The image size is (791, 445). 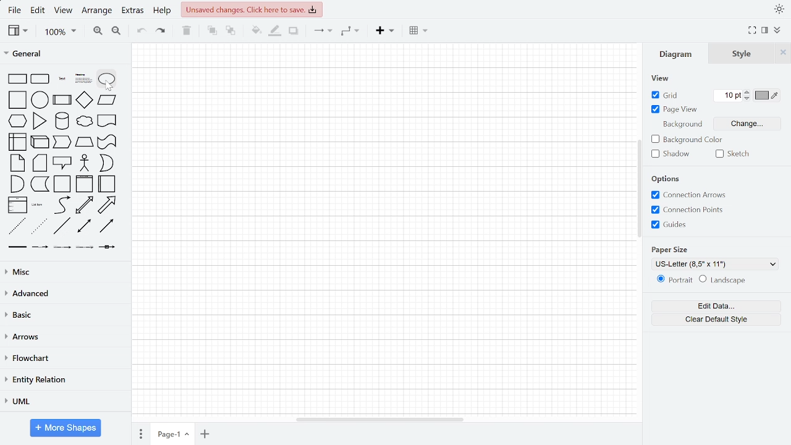 I want to click on diamond, so click(x=85, y=101).